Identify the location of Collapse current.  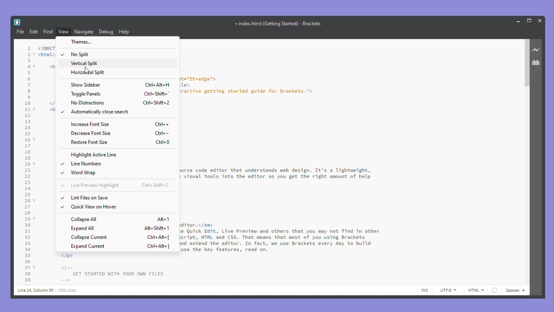
(122, 237).